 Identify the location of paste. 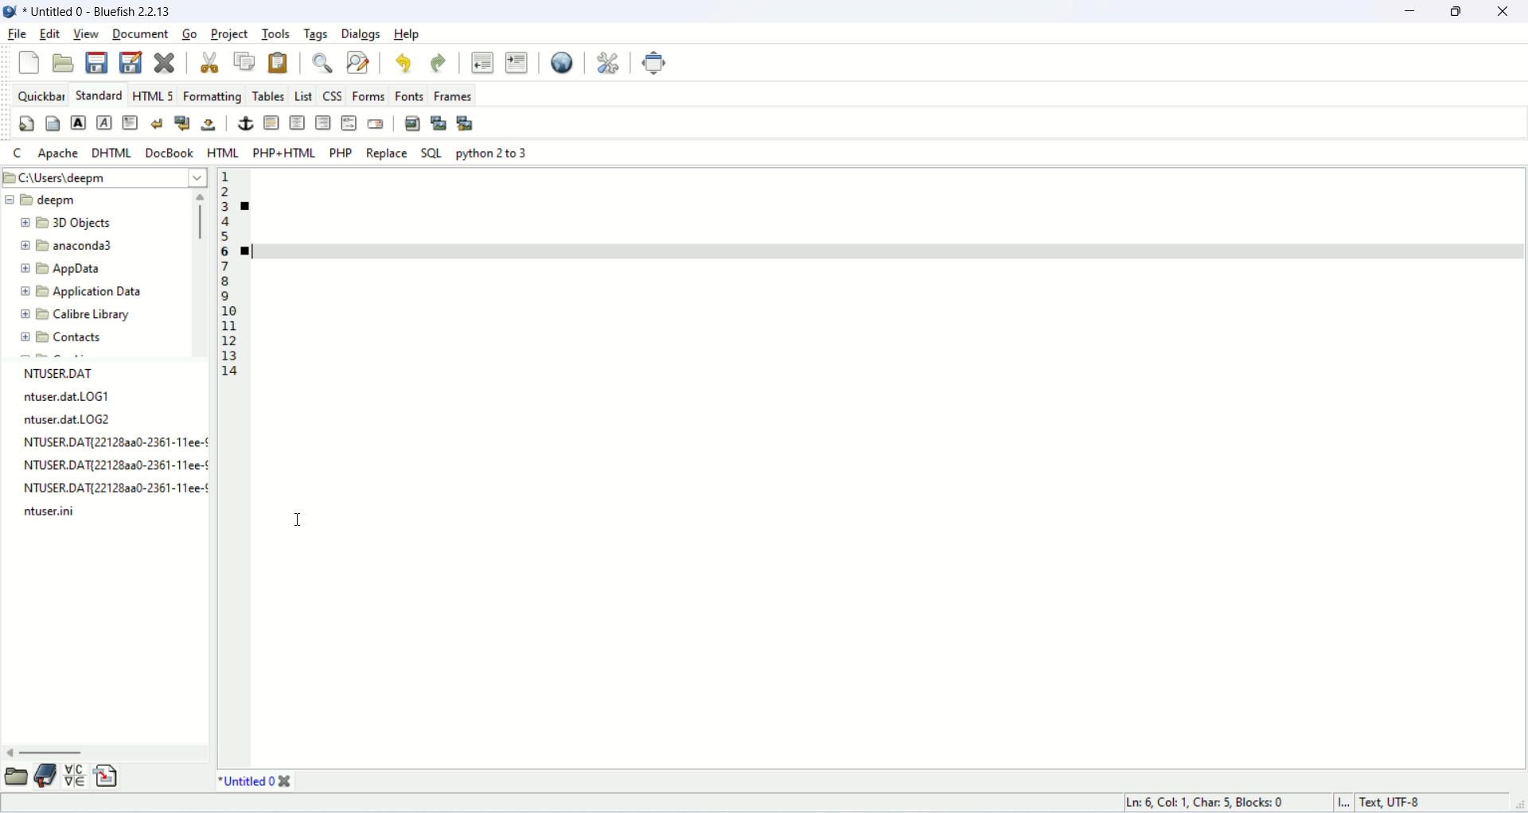
(281, 61).